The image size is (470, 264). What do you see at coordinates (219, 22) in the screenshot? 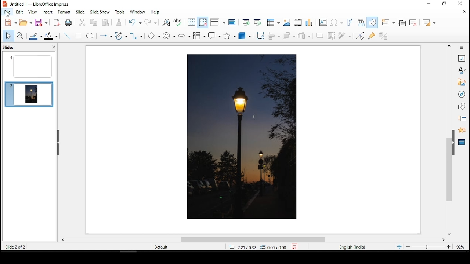
I see `display views` at bounding box center [219, 22].